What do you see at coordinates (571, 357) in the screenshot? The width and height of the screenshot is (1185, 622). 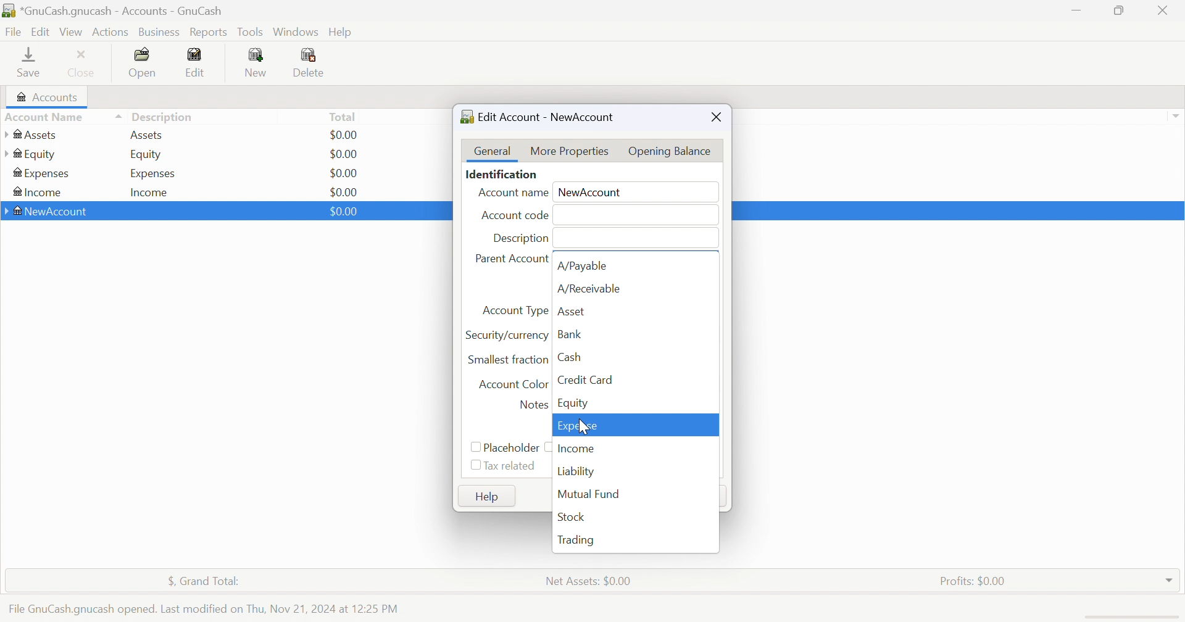 I see `Cash` at bounding box center [571, 357].